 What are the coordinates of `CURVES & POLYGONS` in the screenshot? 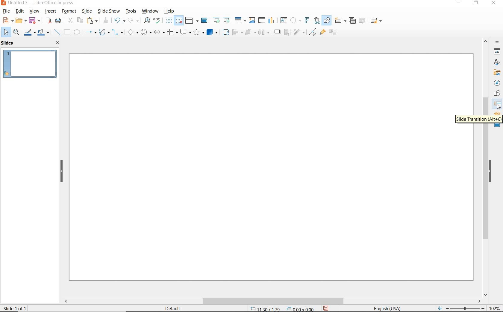 It's located at (104, 32).